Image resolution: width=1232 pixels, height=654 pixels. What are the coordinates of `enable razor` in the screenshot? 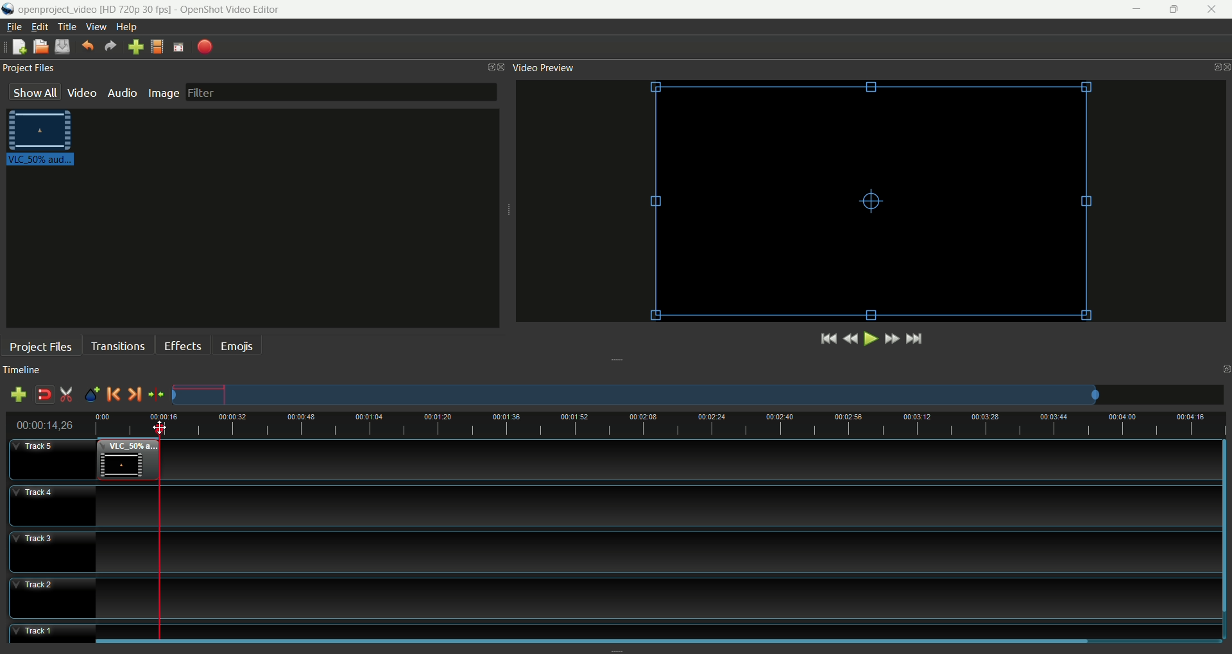 It's located at (67, 395).